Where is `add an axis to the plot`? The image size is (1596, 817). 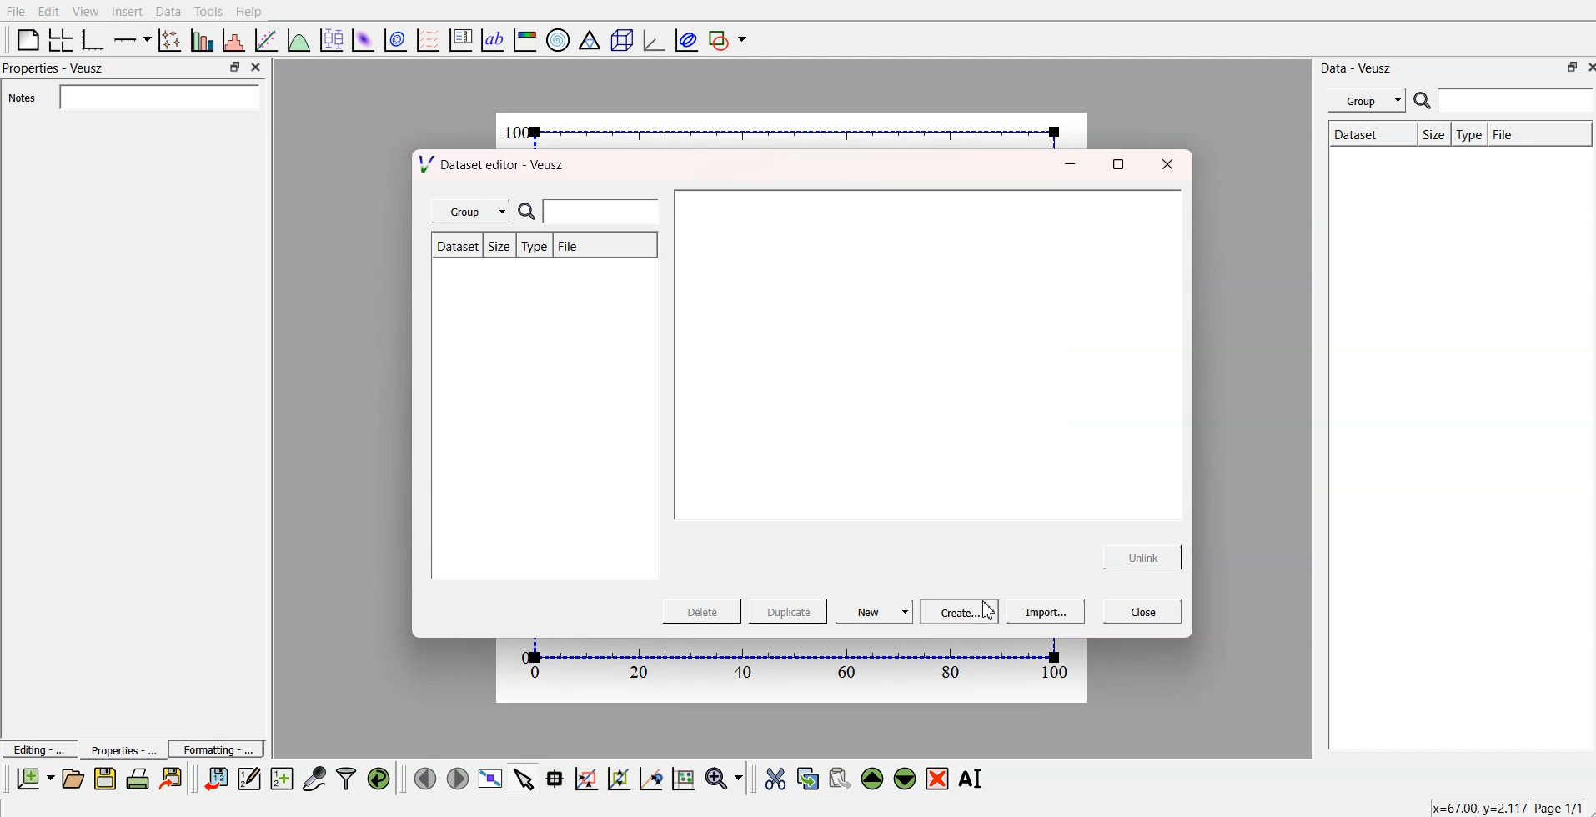 add an axis to the plot is located at coordinates (133, 38).